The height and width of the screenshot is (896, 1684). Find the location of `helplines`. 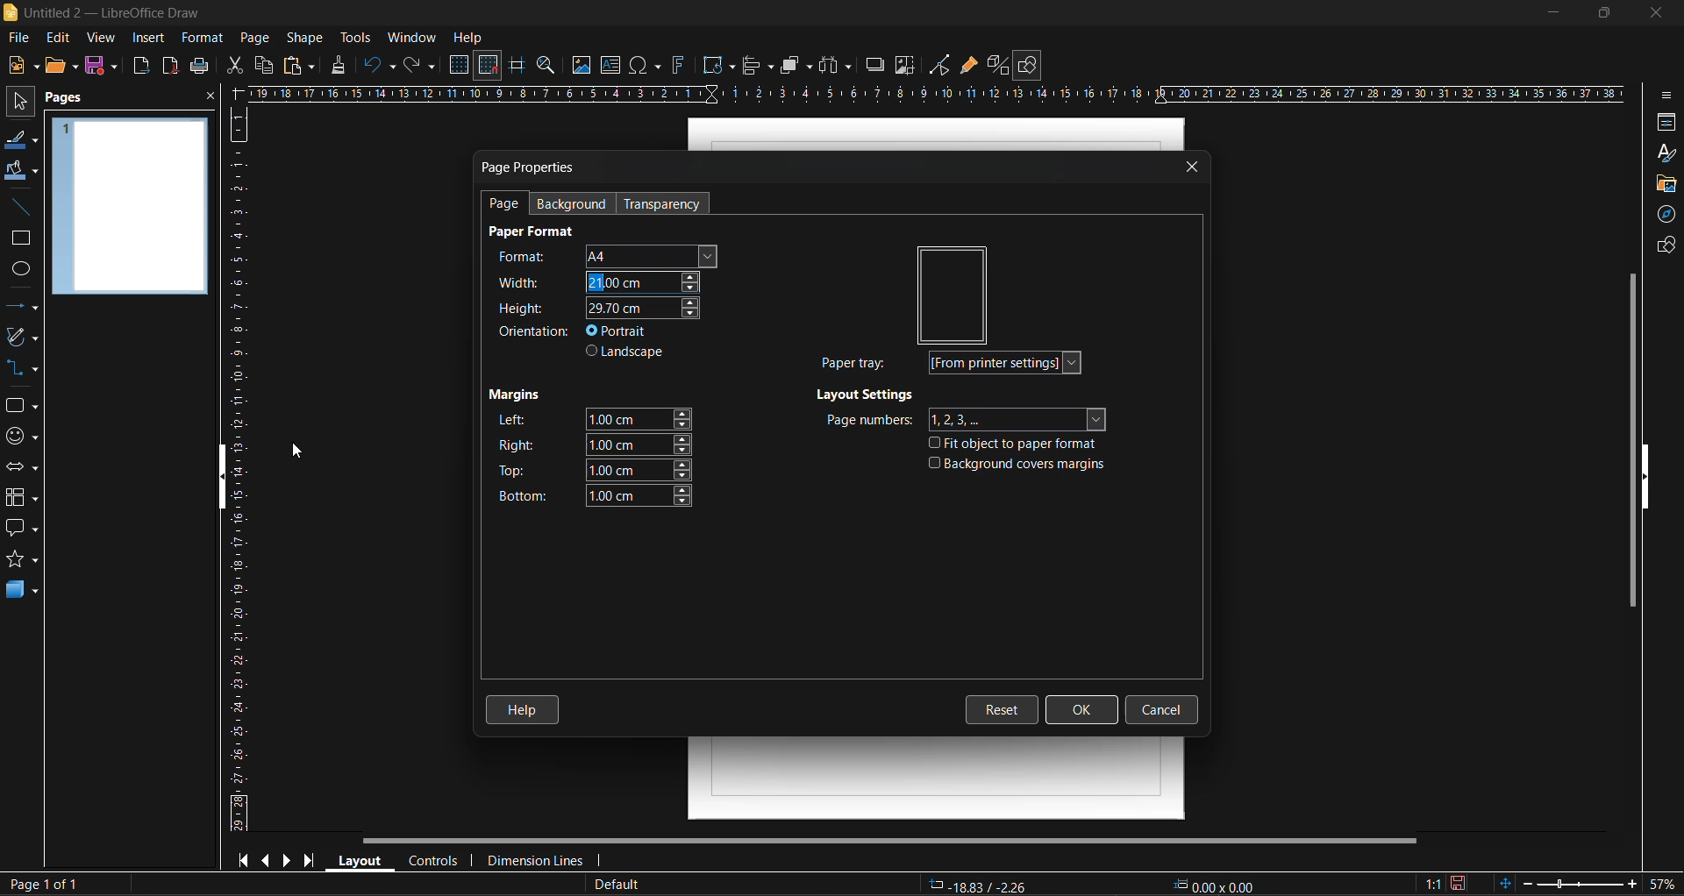

helplines is located at coordinates (518, 64).